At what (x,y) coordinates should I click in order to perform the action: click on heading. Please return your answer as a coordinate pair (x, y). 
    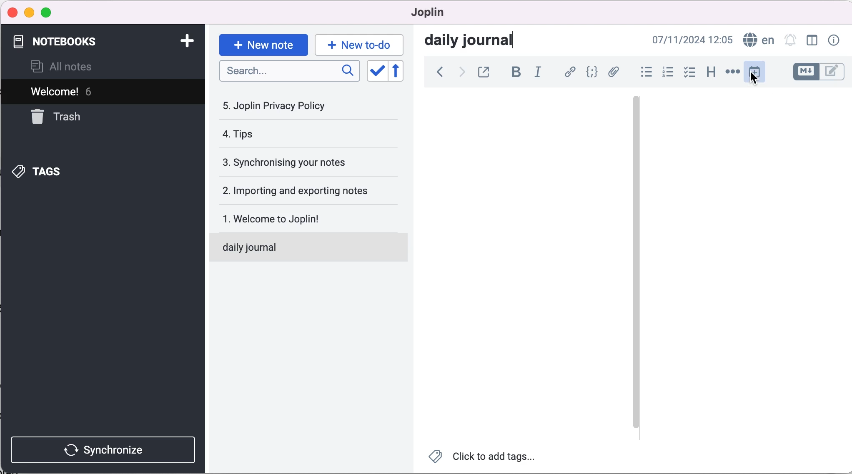
    Looking at the image, I should click on (710, 72).